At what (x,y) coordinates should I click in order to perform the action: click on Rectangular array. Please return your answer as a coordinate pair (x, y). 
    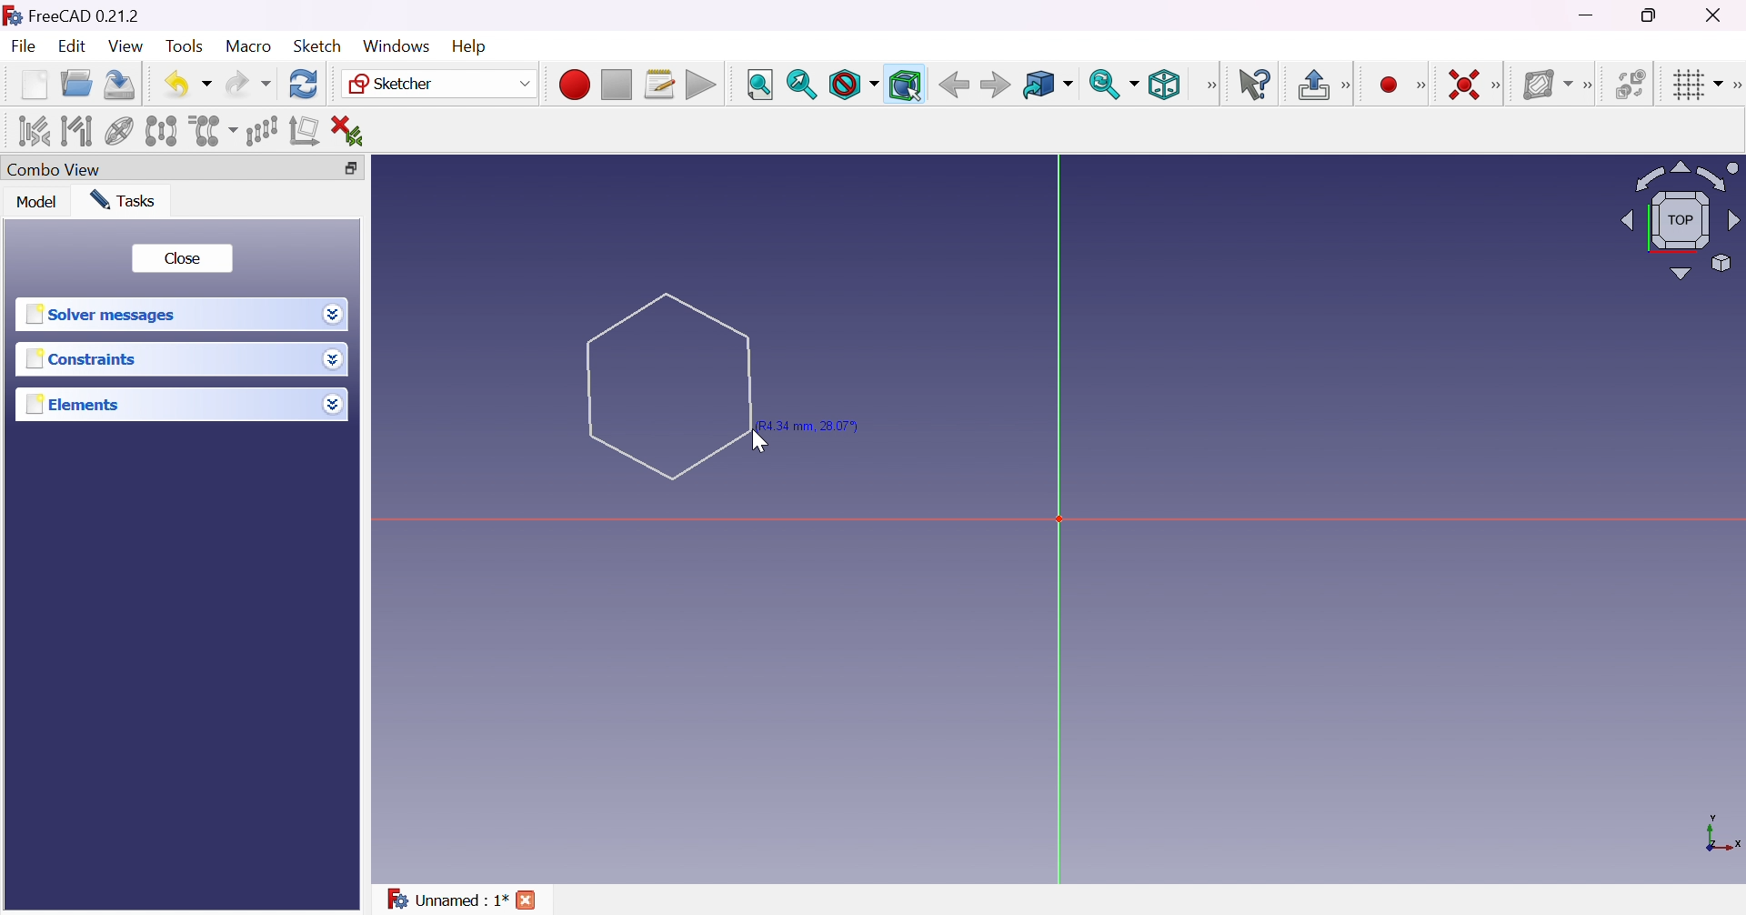
    Looking at the image, I should click on (262, 131).